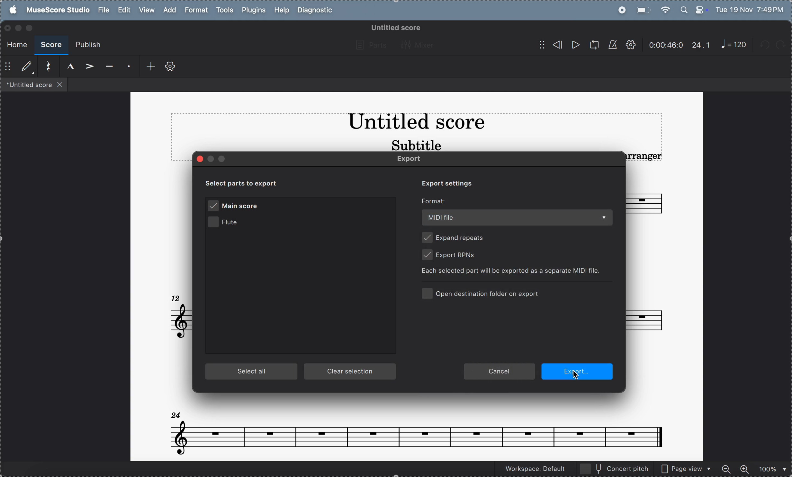 This screenshot has width=792, height=477. What do you see at coordinates (630, 45) in the screenshot?
I see `settings` at bounding box center [630, 45].